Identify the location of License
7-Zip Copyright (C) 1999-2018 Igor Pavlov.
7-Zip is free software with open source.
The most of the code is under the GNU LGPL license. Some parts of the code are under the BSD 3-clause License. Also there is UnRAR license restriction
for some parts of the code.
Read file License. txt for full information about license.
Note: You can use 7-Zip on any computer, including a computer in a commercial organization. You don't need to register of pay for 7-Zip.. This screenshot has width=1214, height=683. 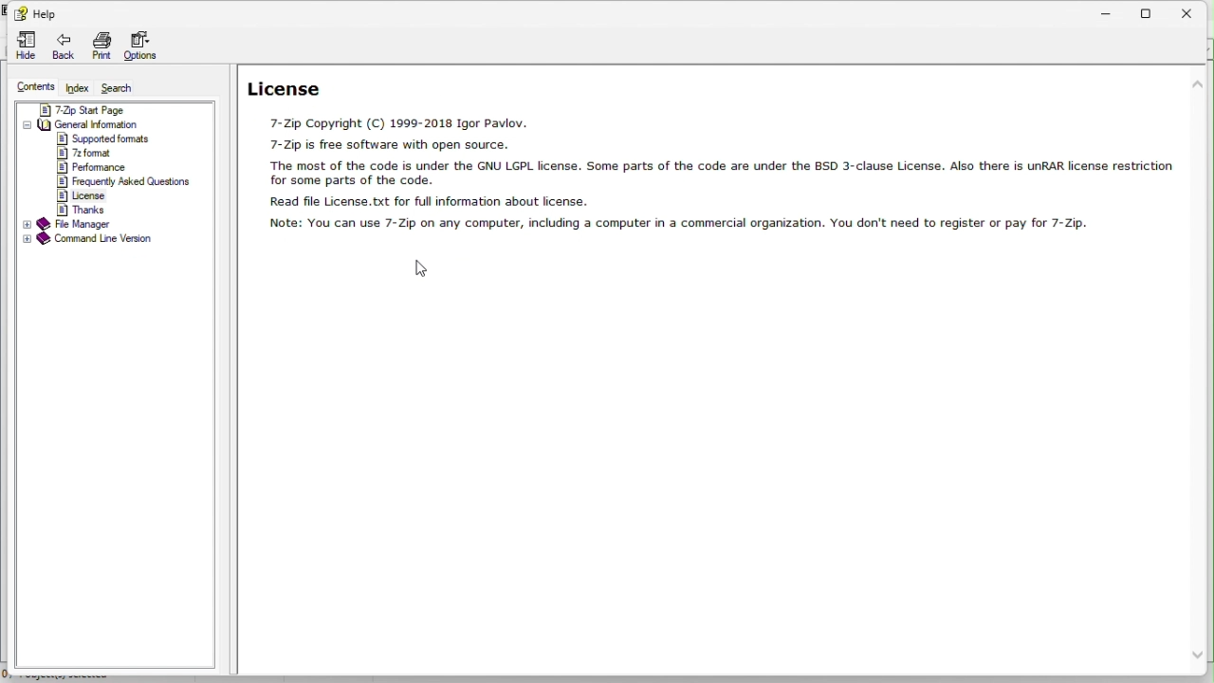
(705, 153).